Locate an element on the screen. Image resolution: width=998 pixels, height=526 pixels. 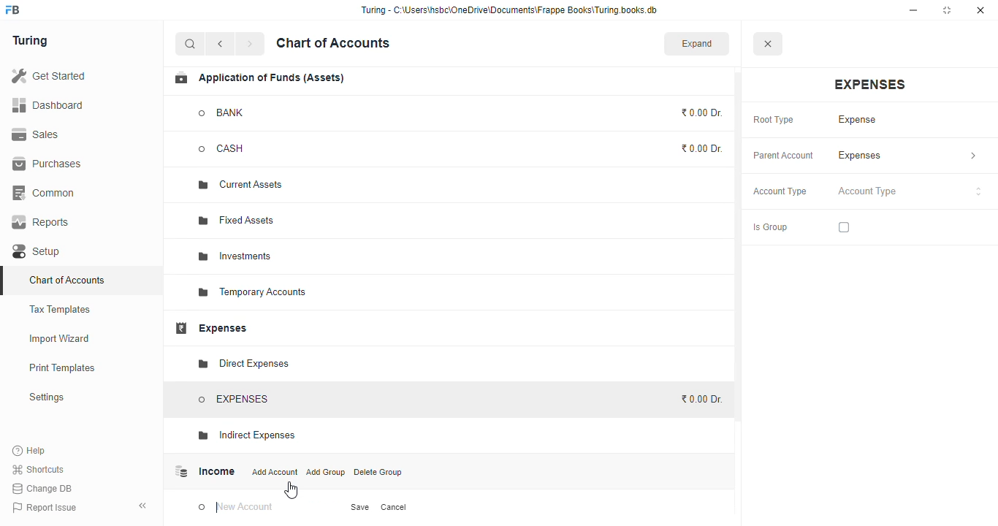
tax templates is located at coordinates (61, 309).